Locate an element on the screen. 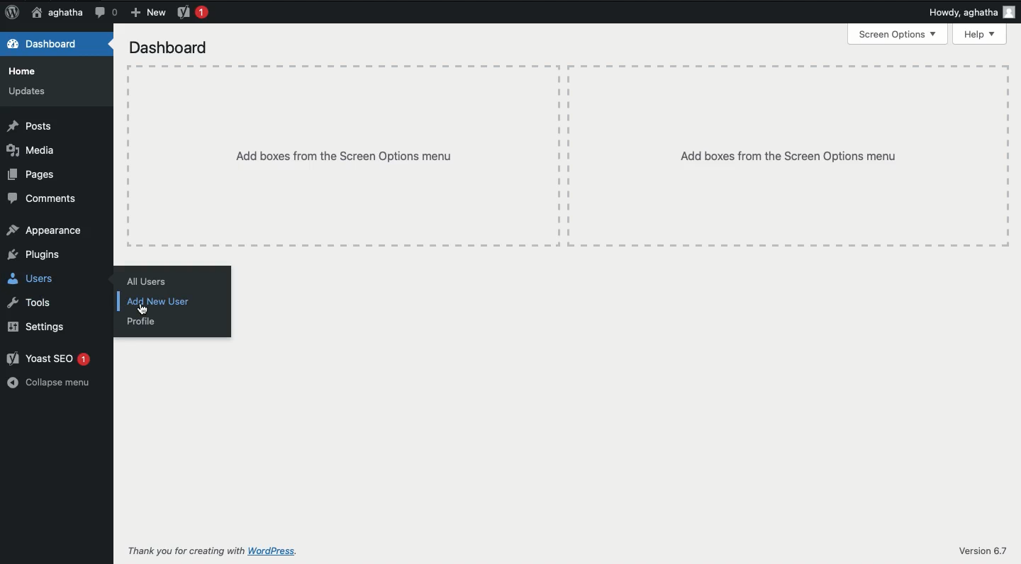  Updates is located at coordinates (28, 90).